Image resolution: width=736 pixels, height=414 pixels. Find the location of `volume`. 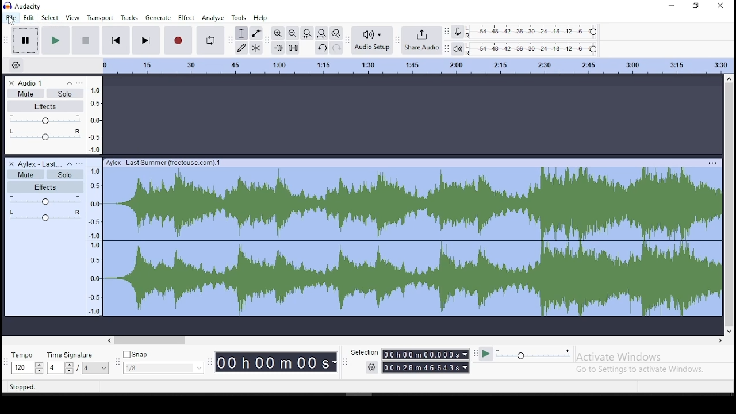

volume is located at coordinates (46, 118).